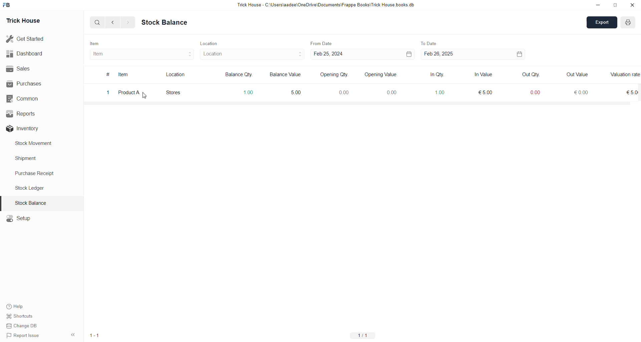 This screenshot has height=342, width=641. I want to click on Balance Value, so click(283, 75).